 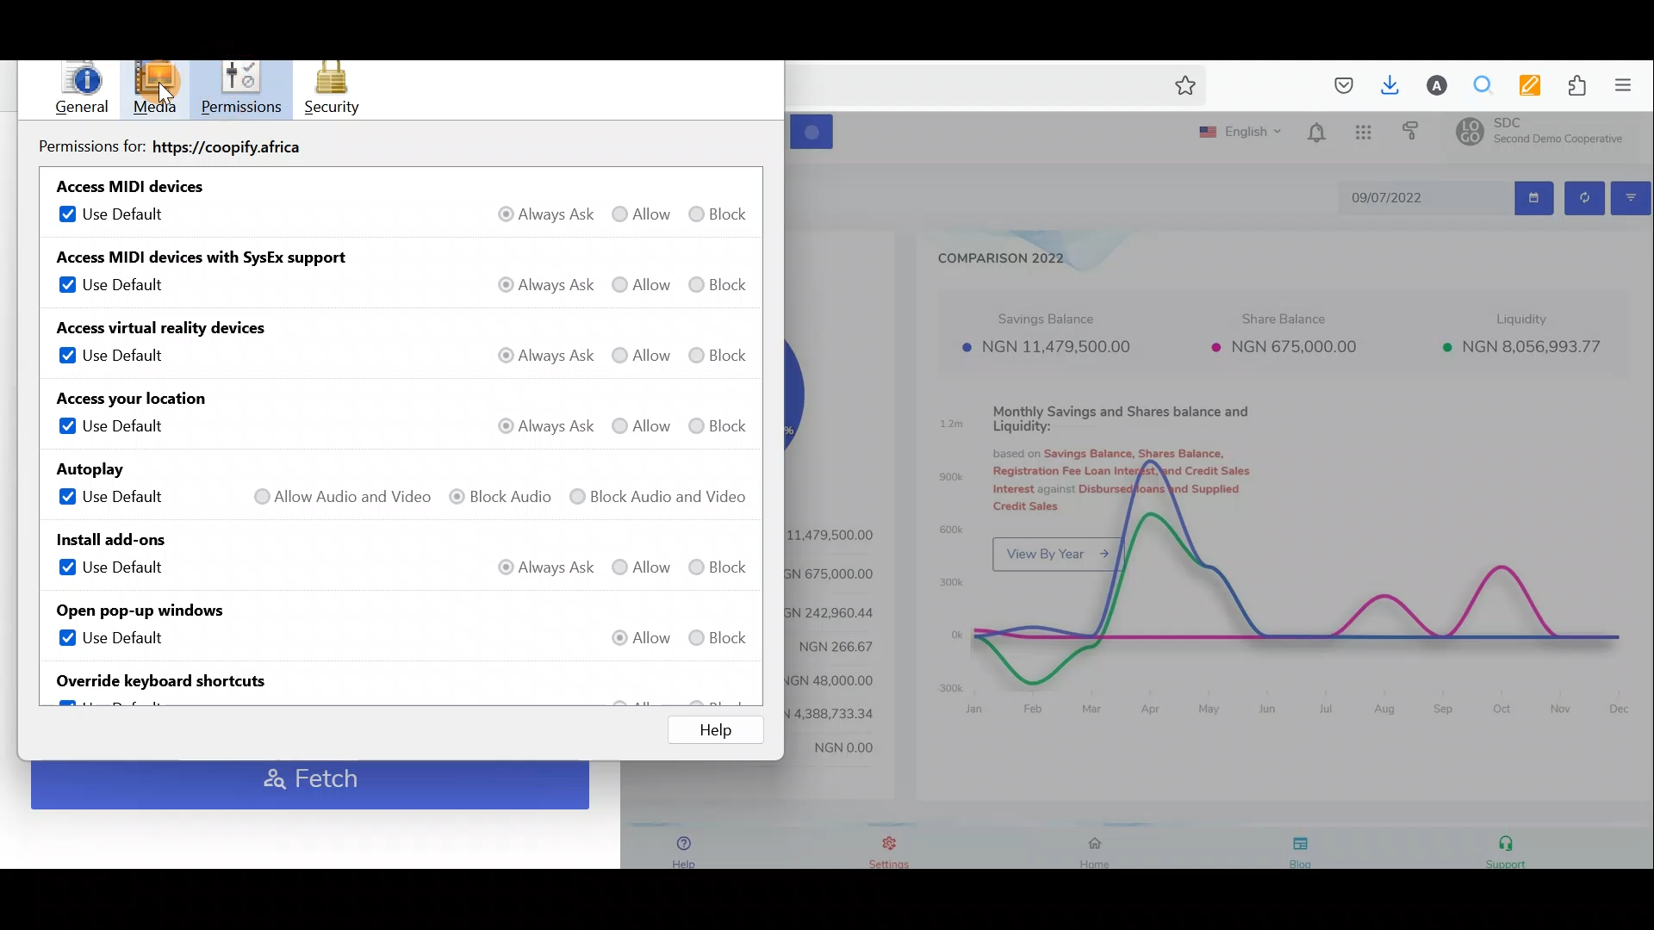 What do you see at coordinates (501, 499) in the screenshot?
I see `Block audio` at bounding box center [501, 499].